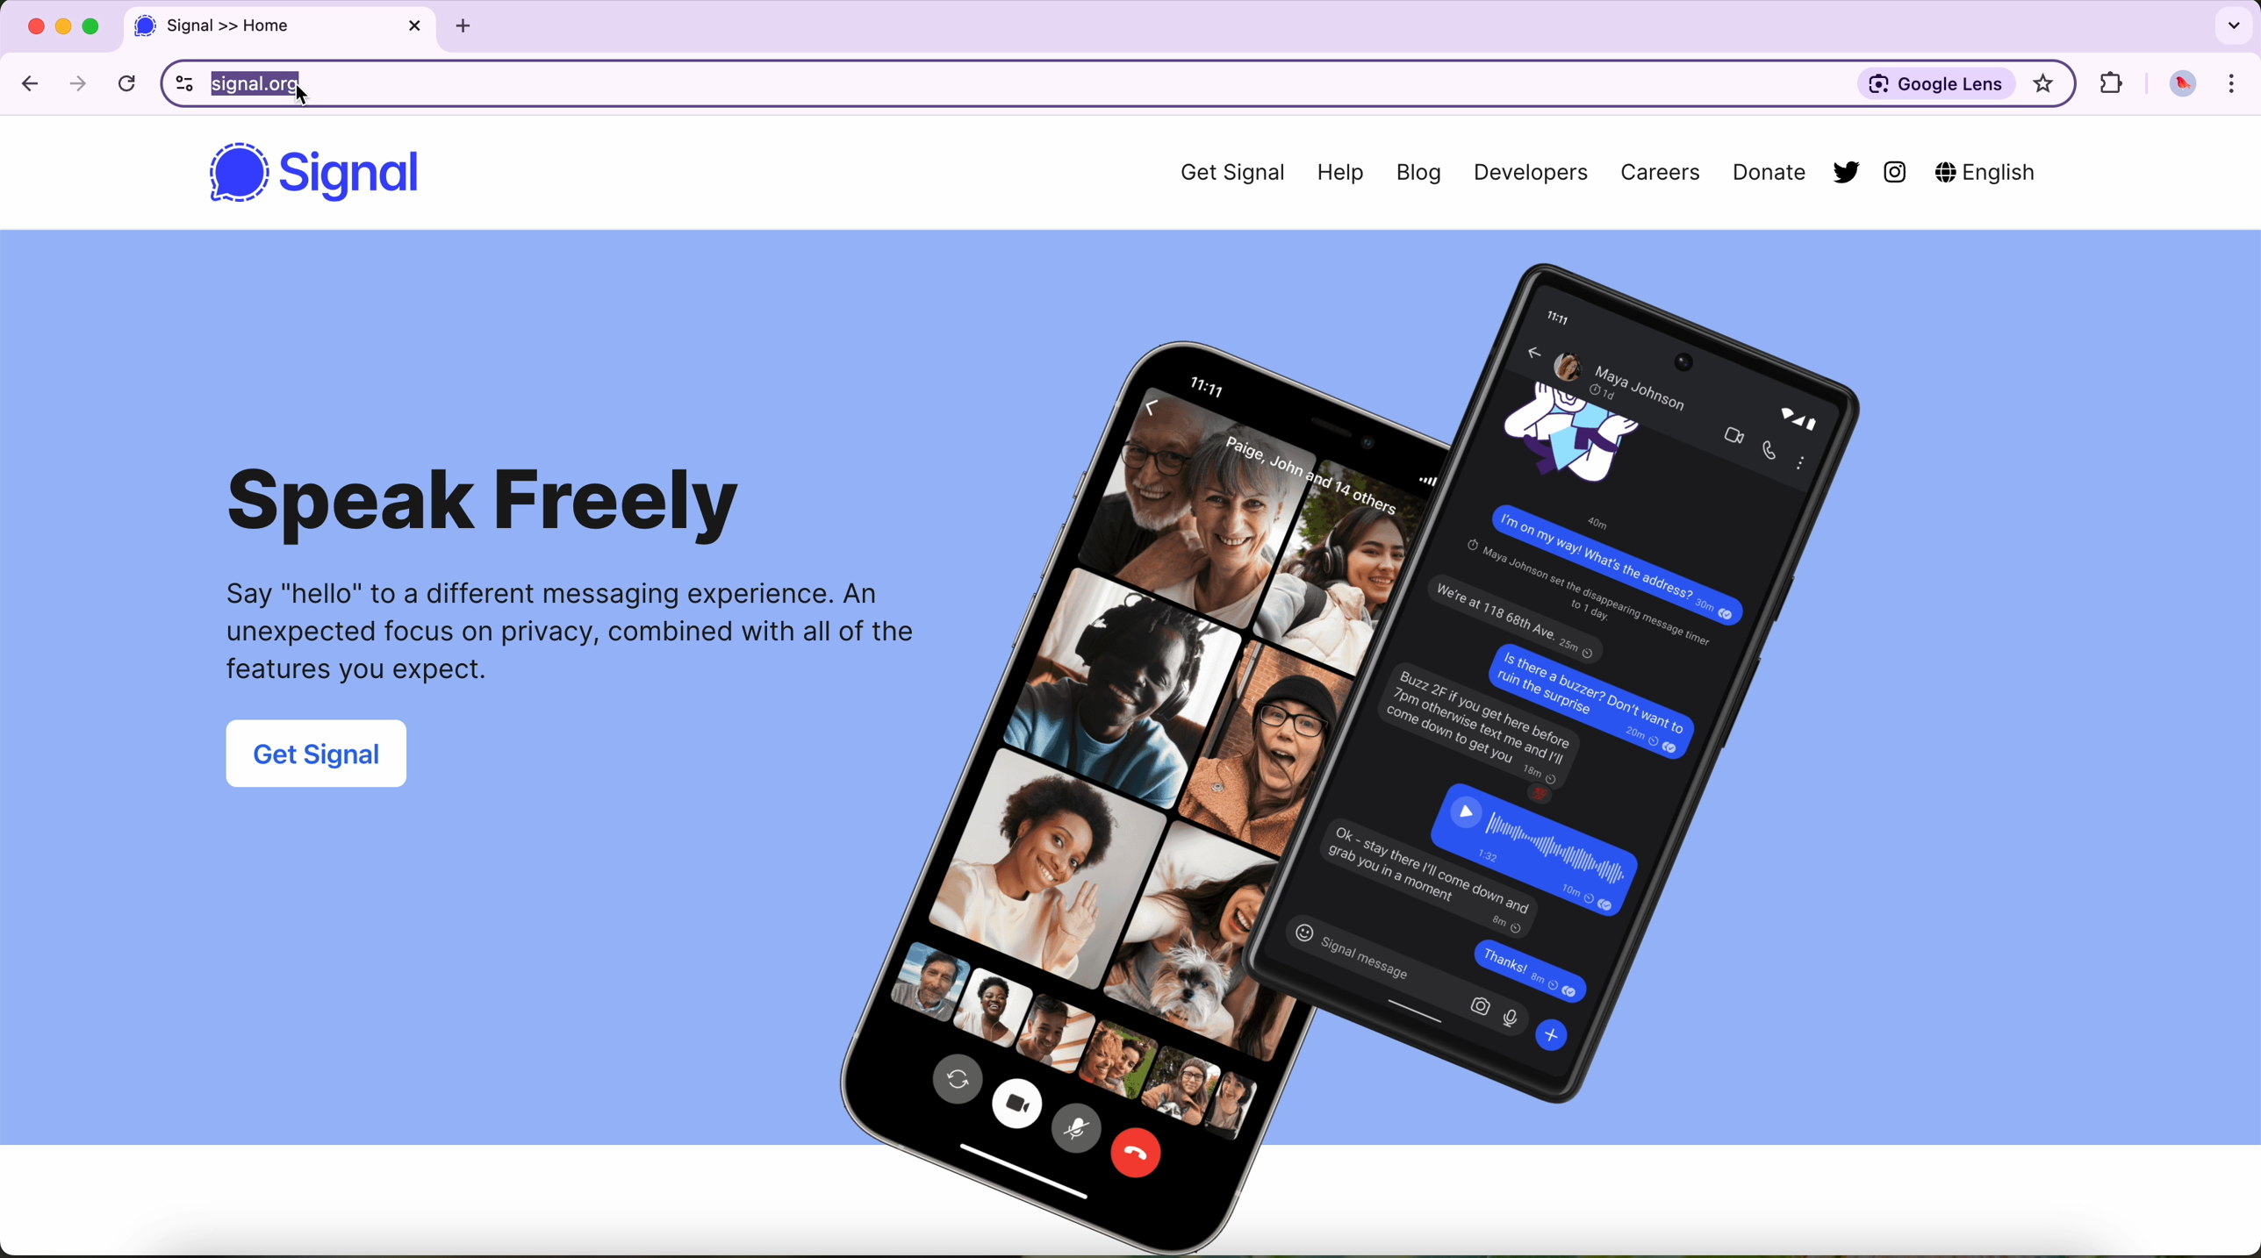 Image resolution: width=2261 pixels, height=1258 pixels. Describe the element at coordinates (1422, 176) in the screenshot. I see `Blog` at that location.